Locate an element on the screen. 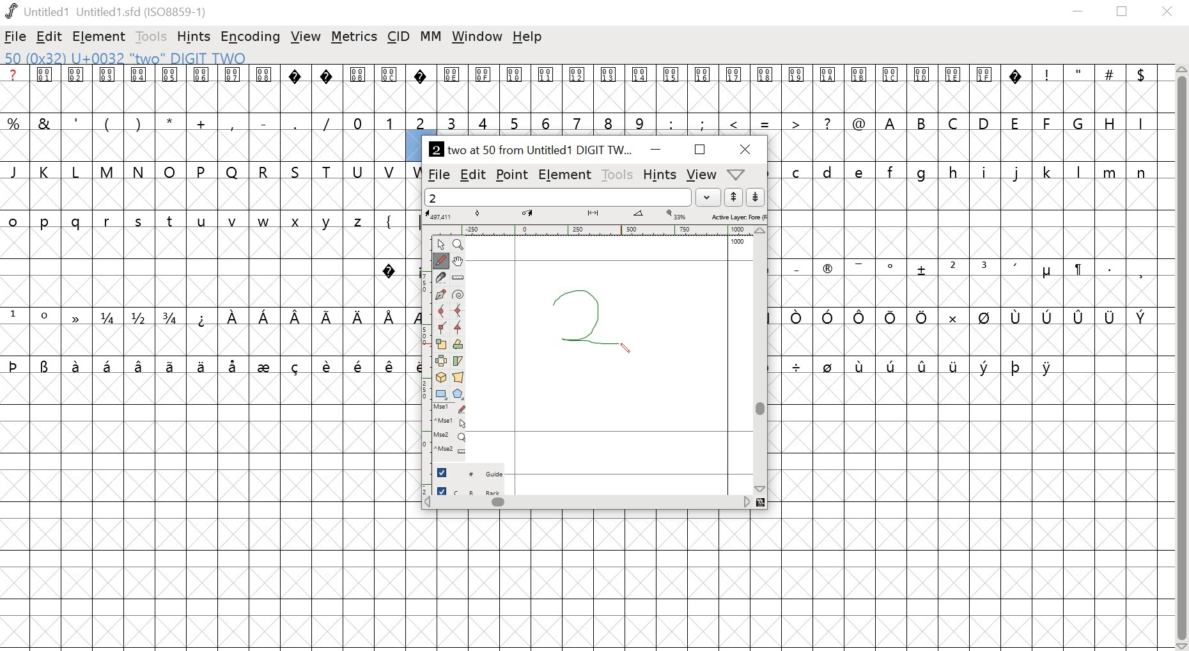  scale is located at coordinates (442, 345).